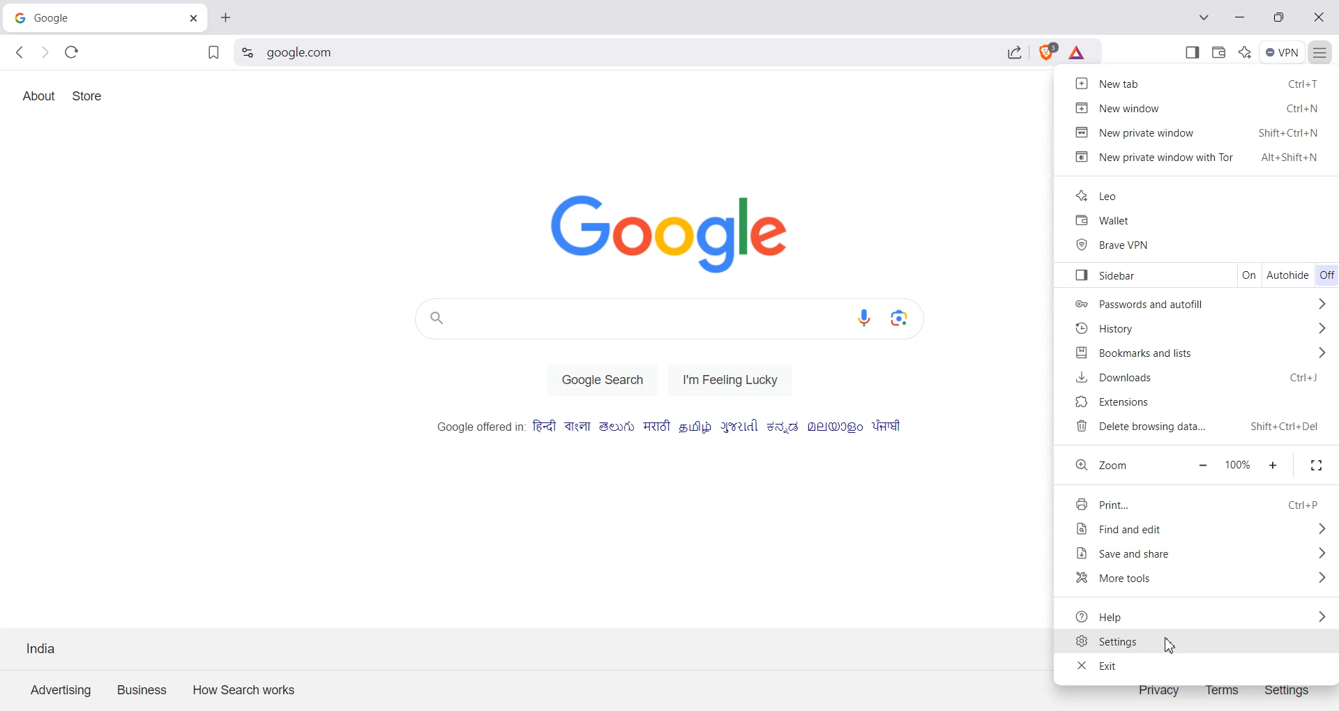  Describe the element at coordinates (213, 54) in the screenshot. I see `Bookmark` at that location.